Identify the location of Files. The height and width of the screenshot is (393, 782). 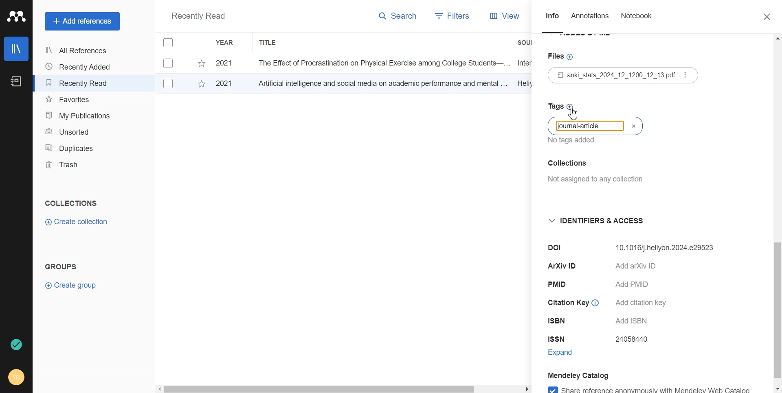
(626, 76).